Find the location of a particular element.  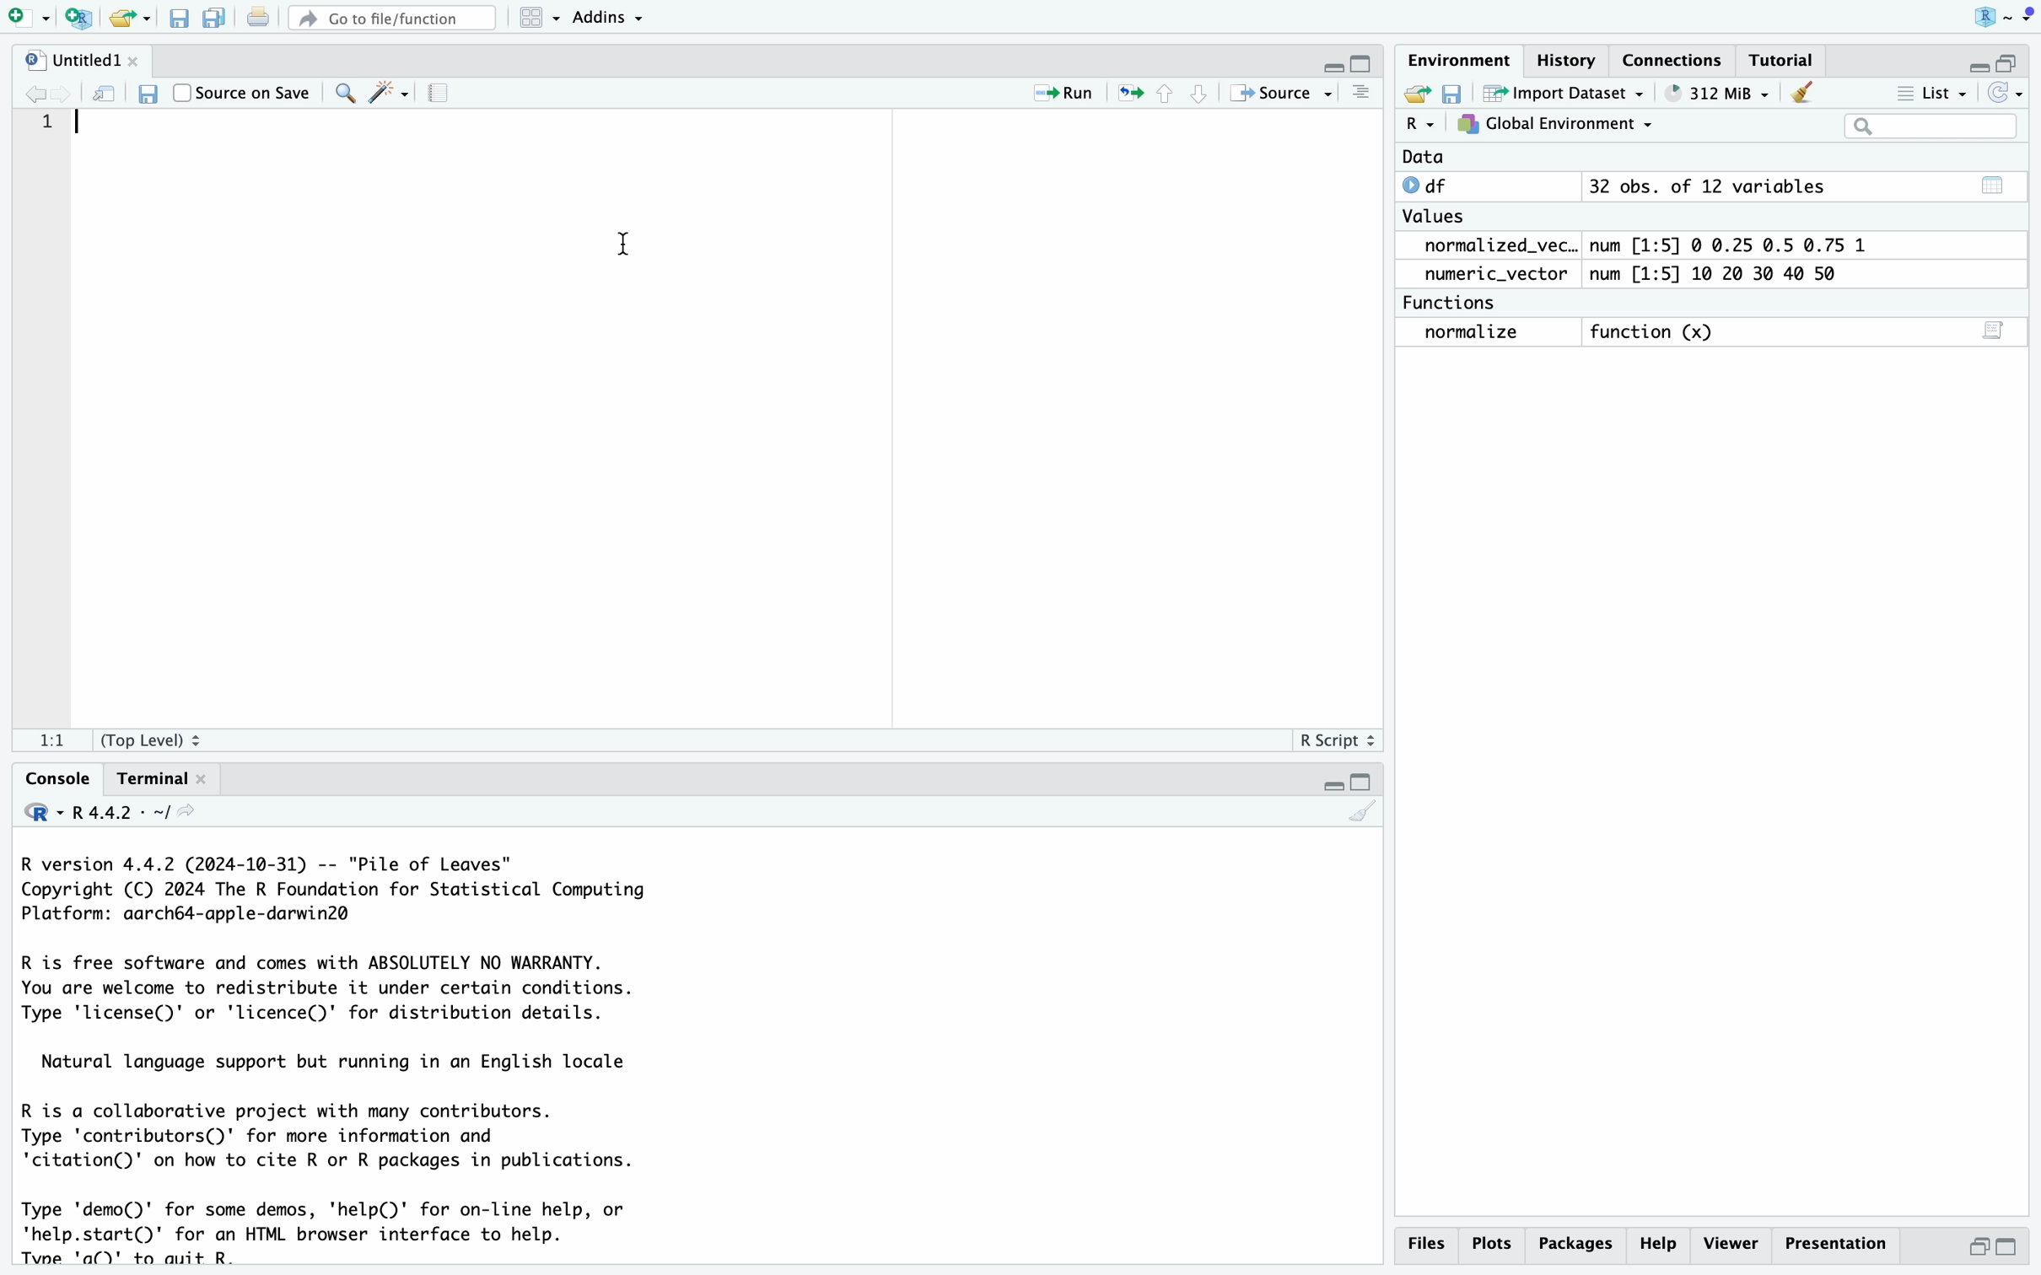

R Script 2 is located at coordinates (1336, 737).